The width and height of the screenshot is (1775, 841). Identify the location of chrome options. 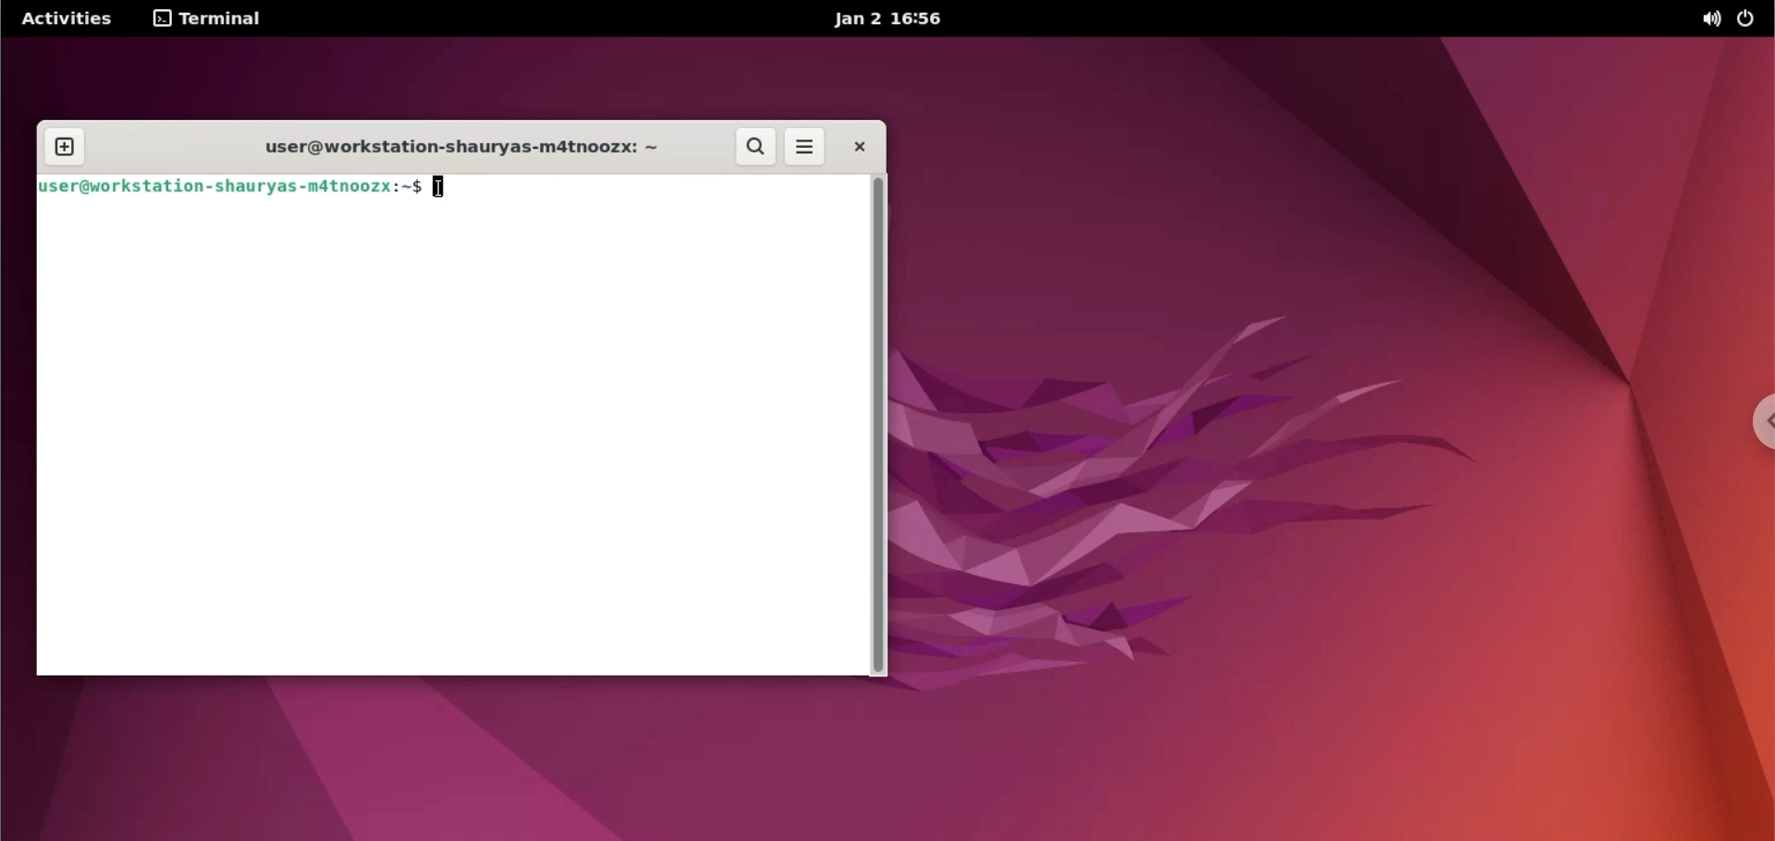
(1755, 430).